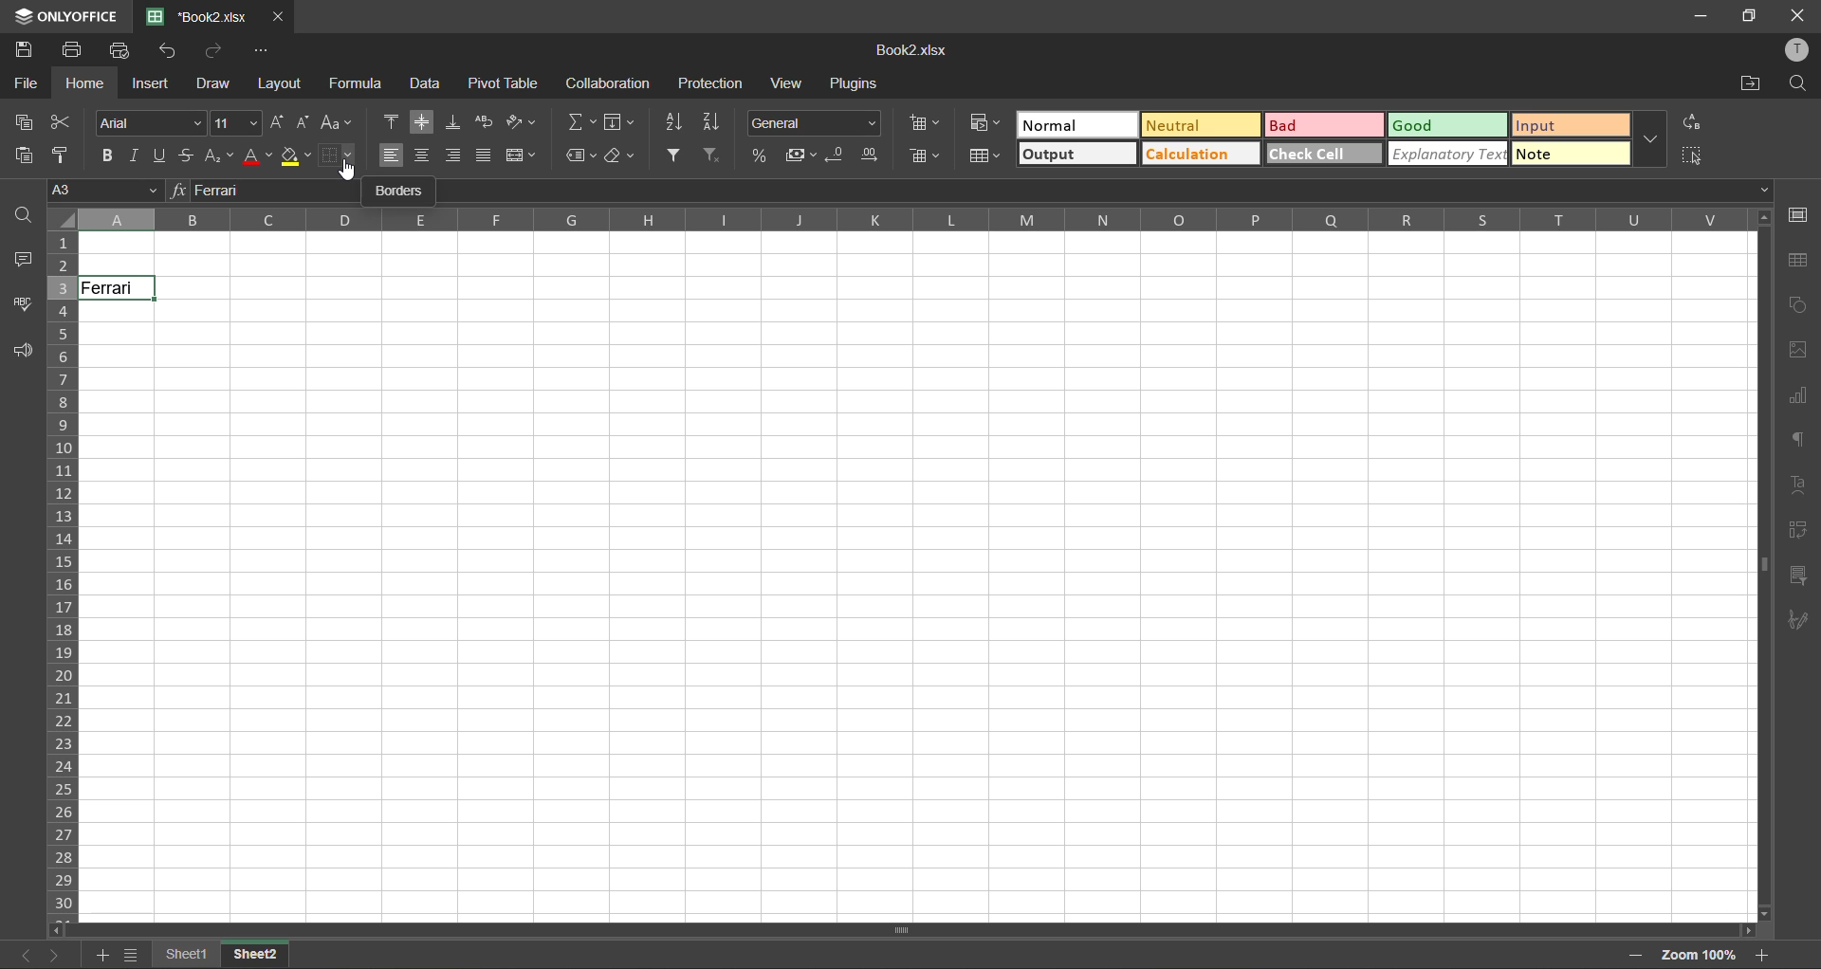 The height and width of the screenshot is (969, 1821). What do you see at coordinates (910, 45) in the screenshot?
I see `Book2 xlsx` at bounding box center [910, 45].